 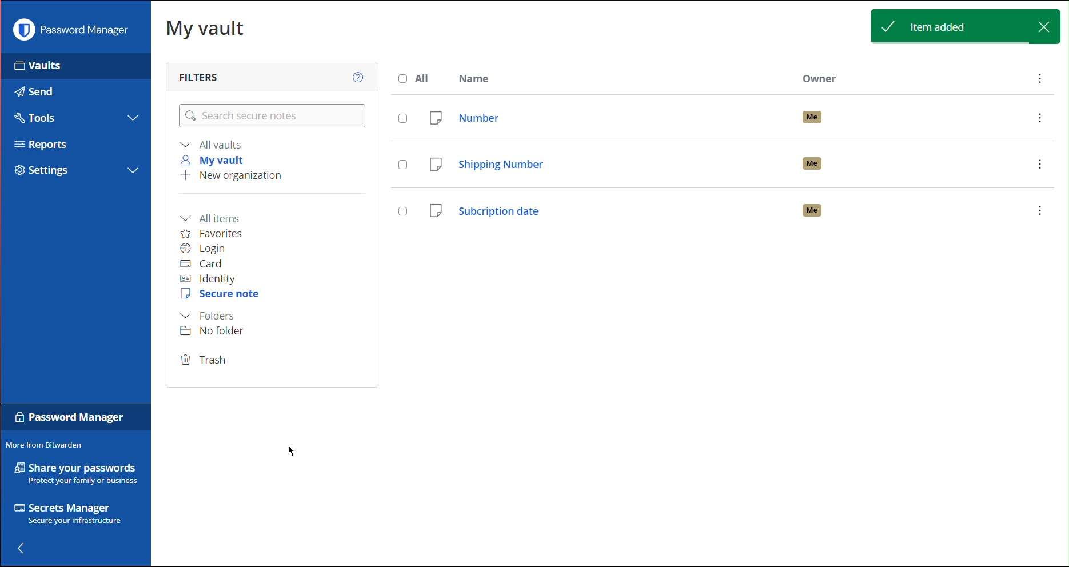 What do you see at coordinates (725, 162) in the screenshot?
I see `Shipping Number` at bounding box center [725, 162].